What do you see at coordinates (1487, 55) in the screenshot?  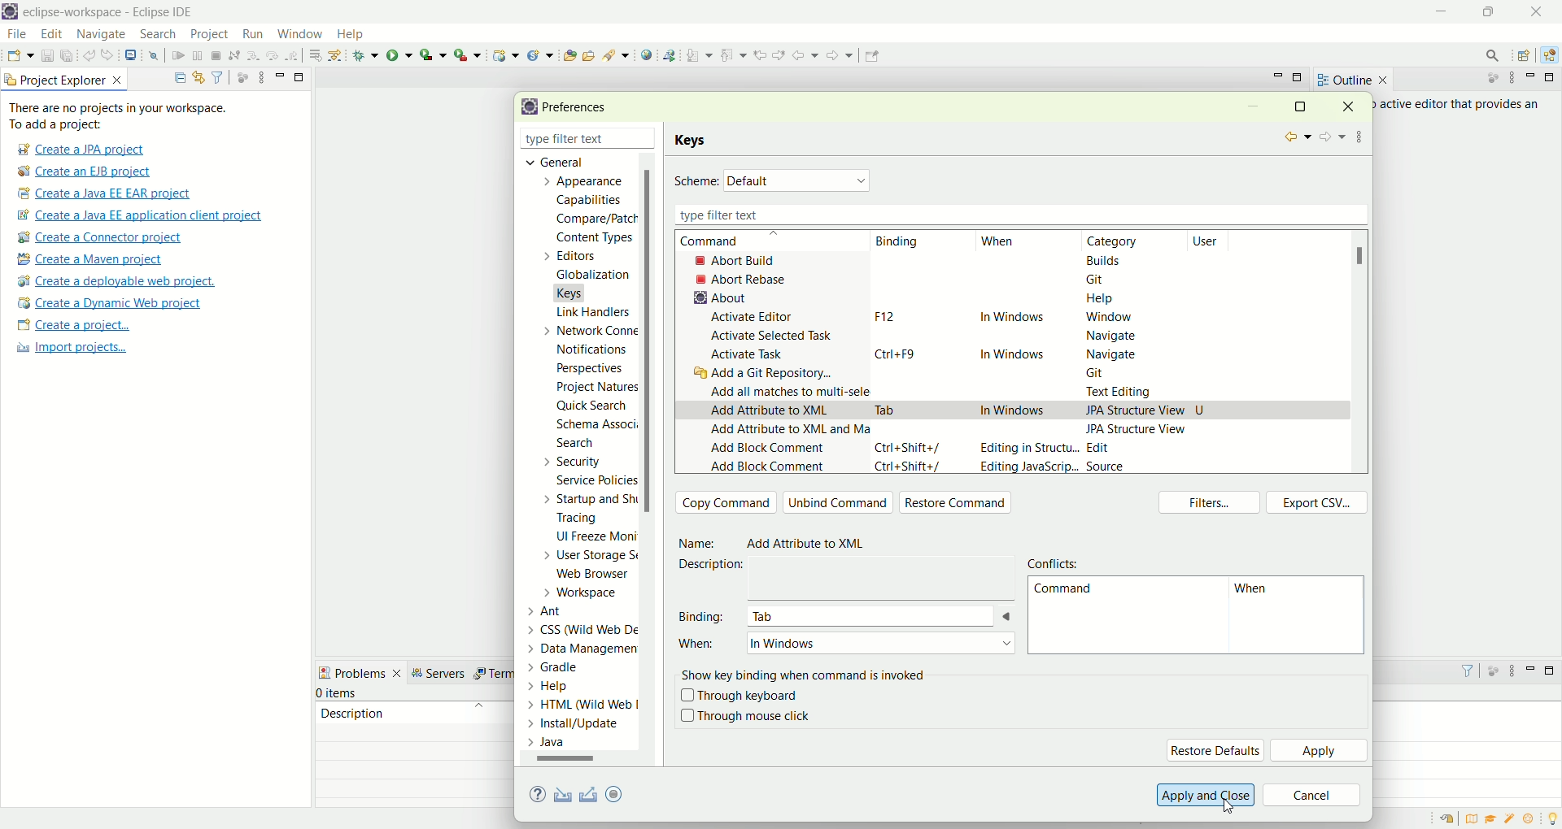 I see `search` at bounding box center [1487, 55].